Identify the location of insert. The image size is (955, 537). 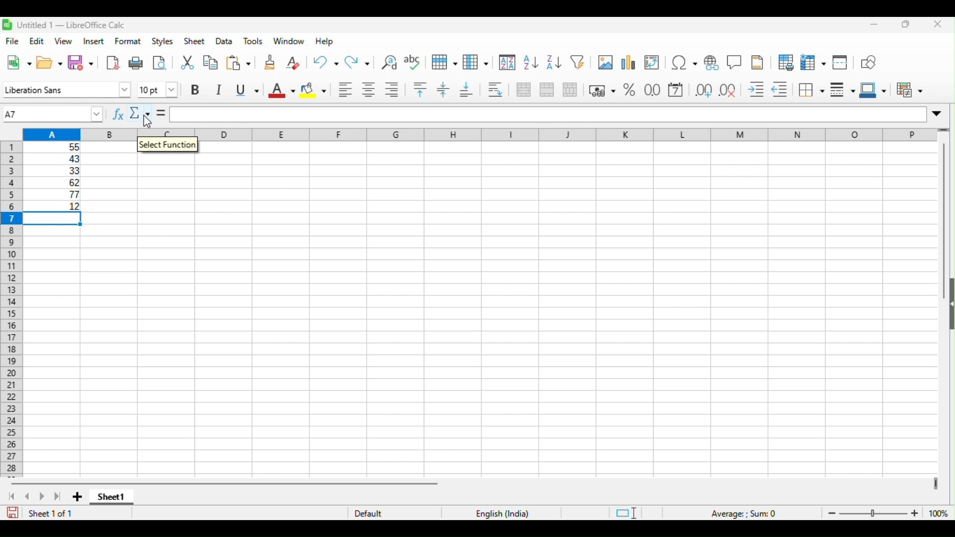
(94, 41).